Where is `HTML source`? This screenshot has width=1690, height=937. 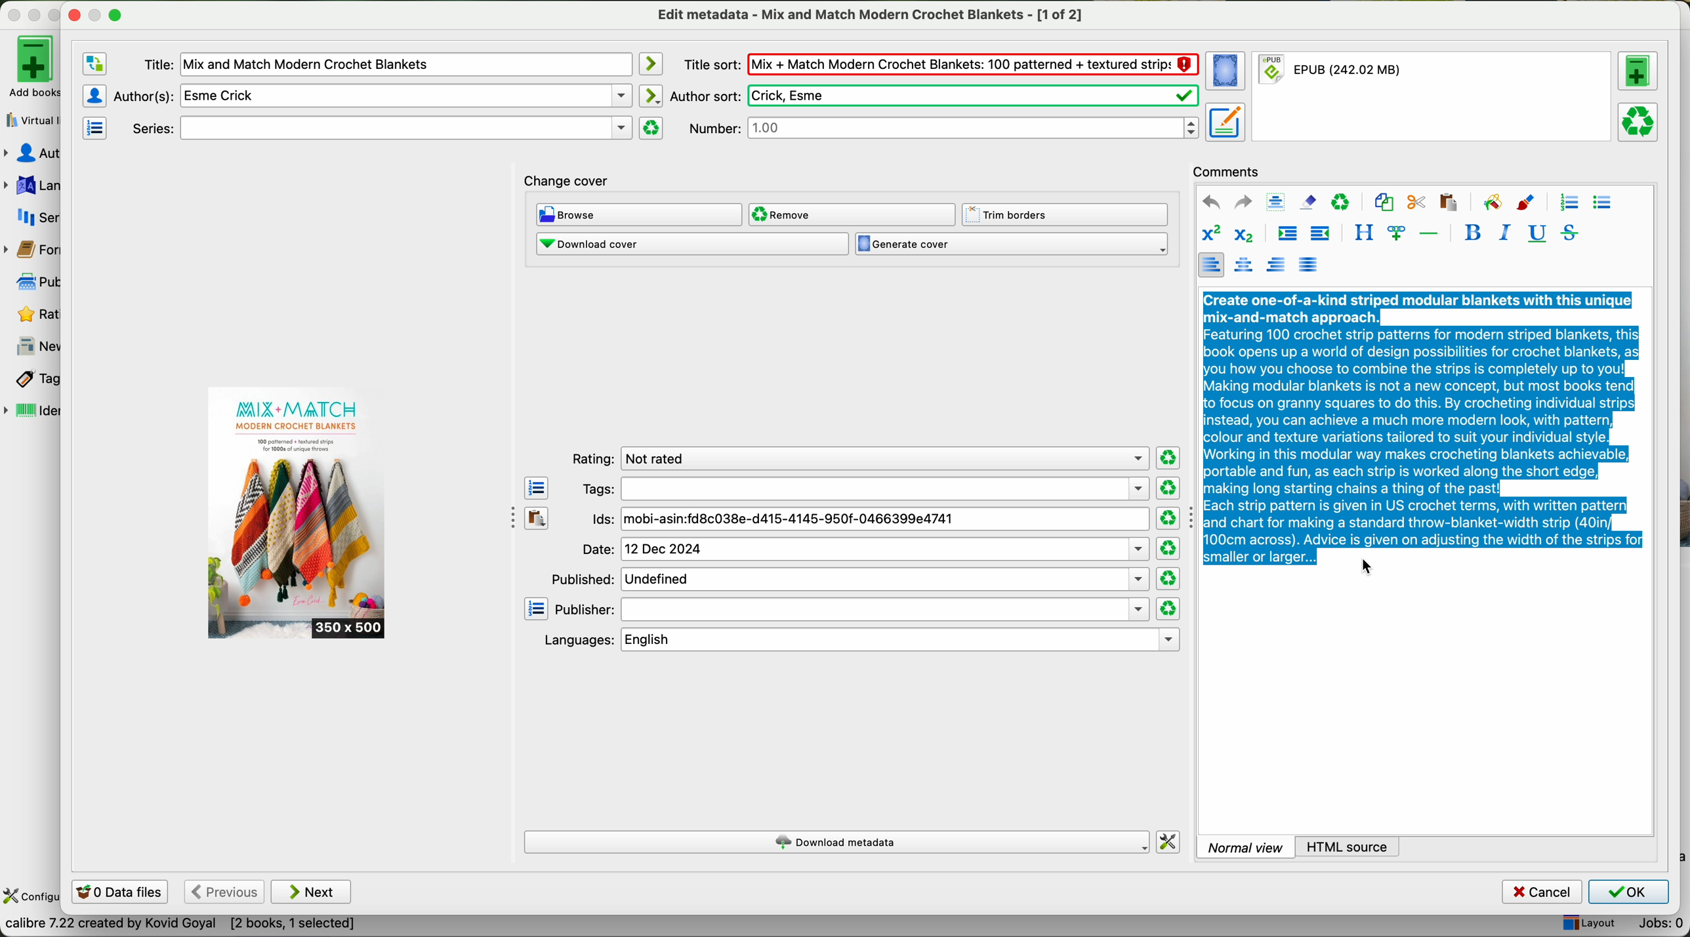
HTML source is located at coordinates (1349, 846).